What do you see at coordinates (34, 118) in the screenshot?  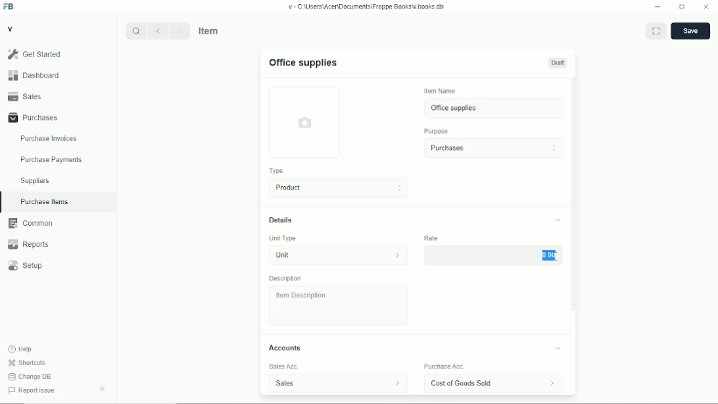 I see `purchases` at bounding box center [34, 118].